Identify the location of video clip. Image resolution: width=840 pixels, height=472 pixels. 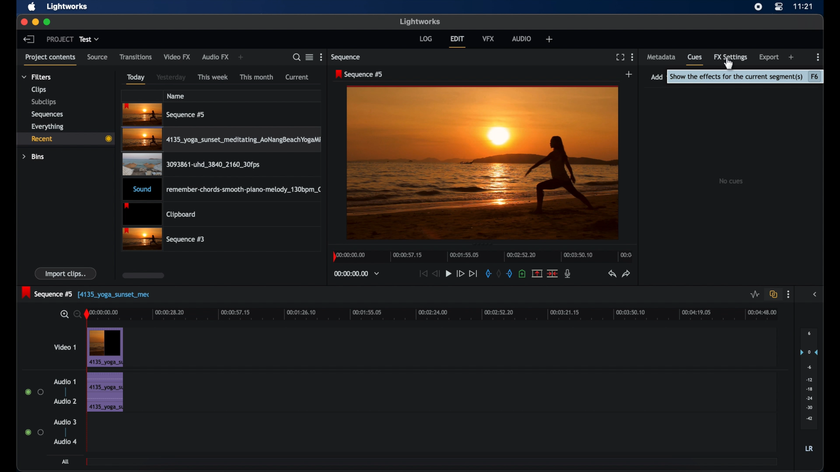
(190, 166).